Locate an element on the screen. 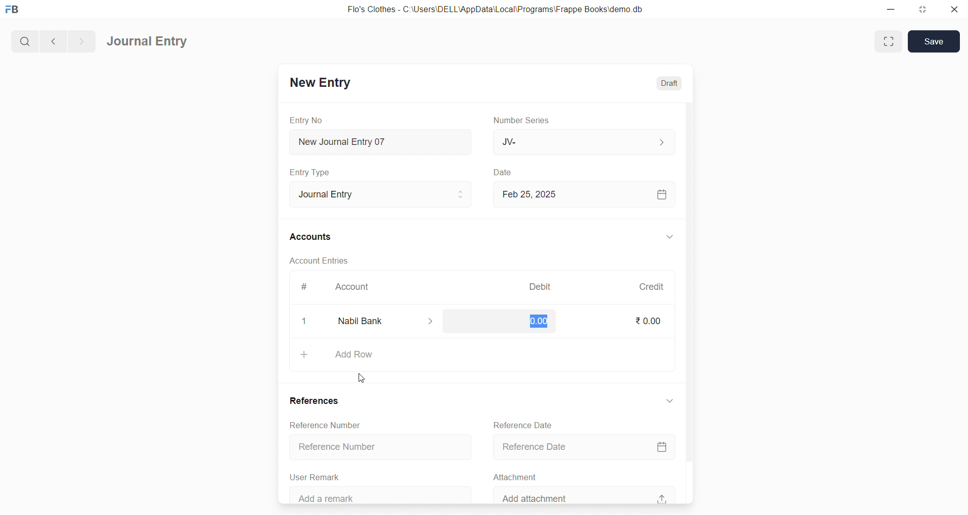  Debit is located at coordinates (540, 286).